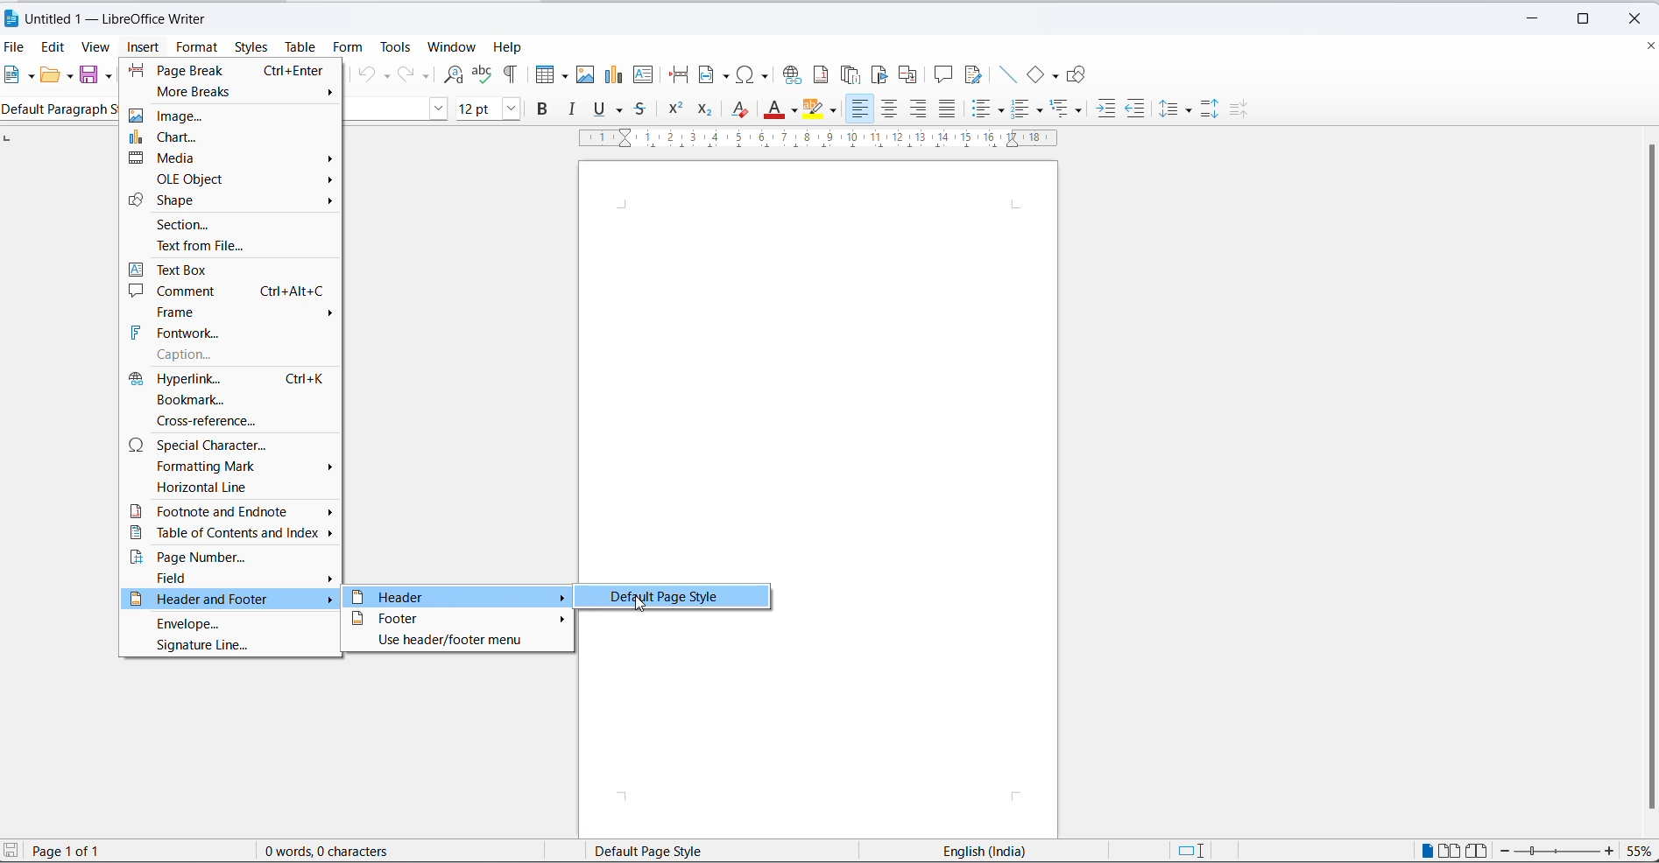 Image resolution: width=1659 pixels, height=863 pixels. I want to click on underline, so click(621, 111).